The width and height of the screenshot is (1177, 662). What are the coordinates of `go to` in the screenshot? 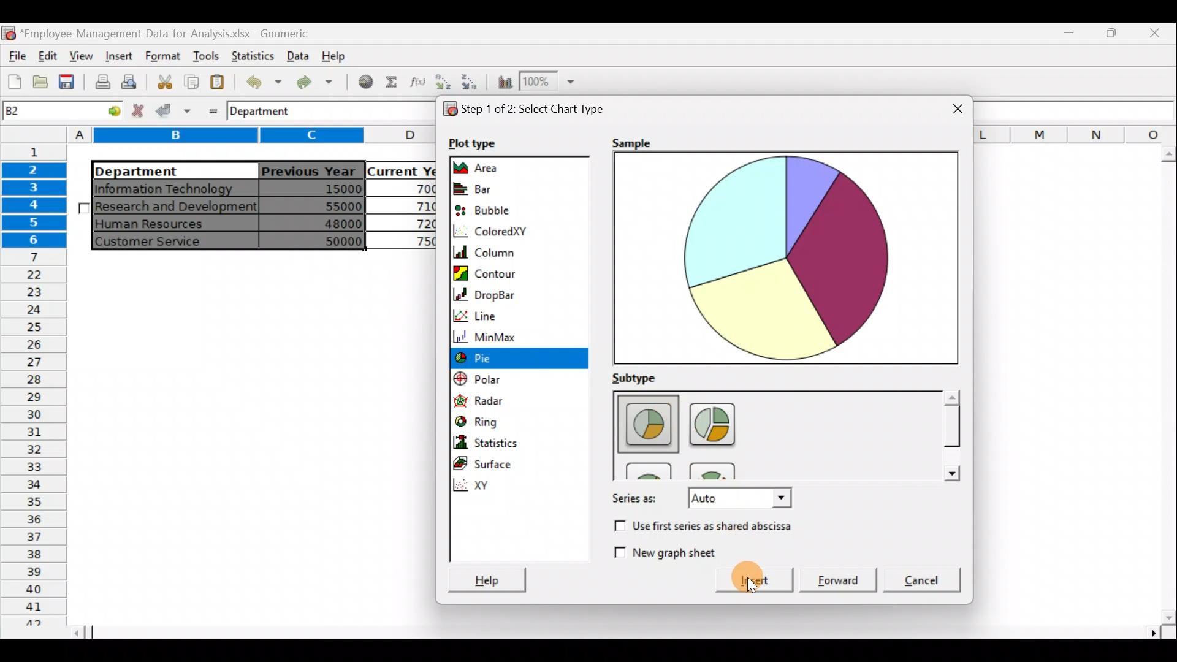 It's located at (107, 112).